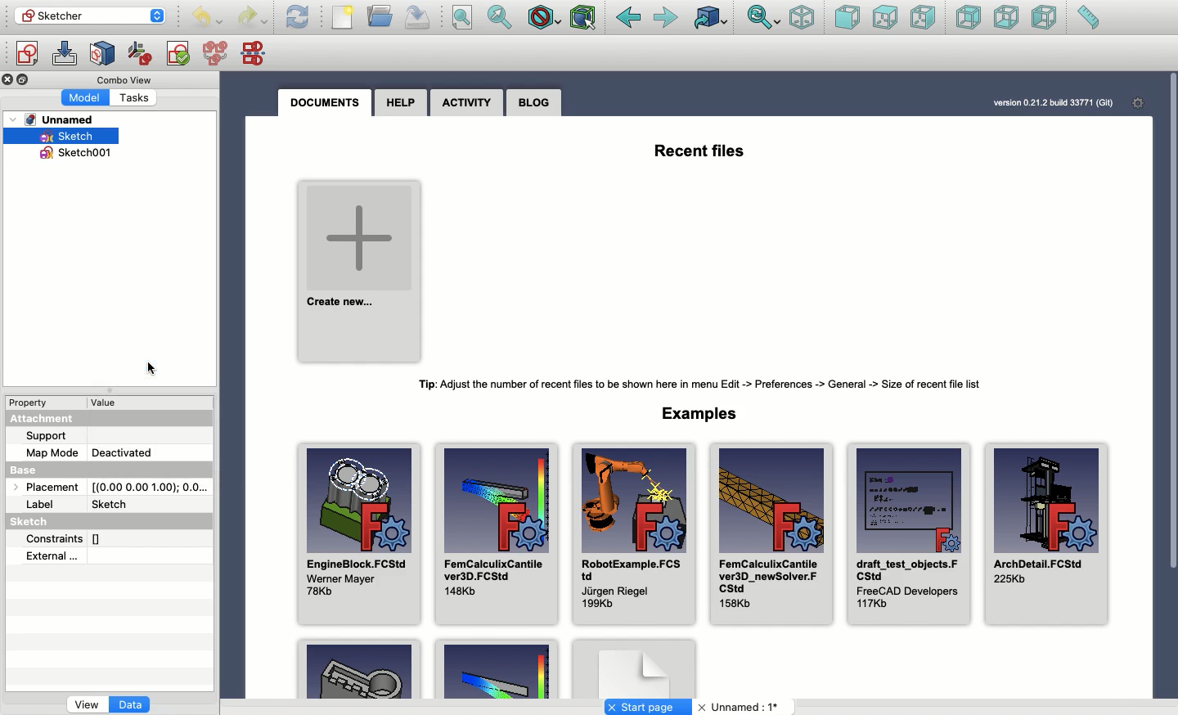 This screenshot has width=1178, height=715. What do you see at coordinates (155, 367) in the screenshot?
I see `Pointer` at bounding box center [155, 367].